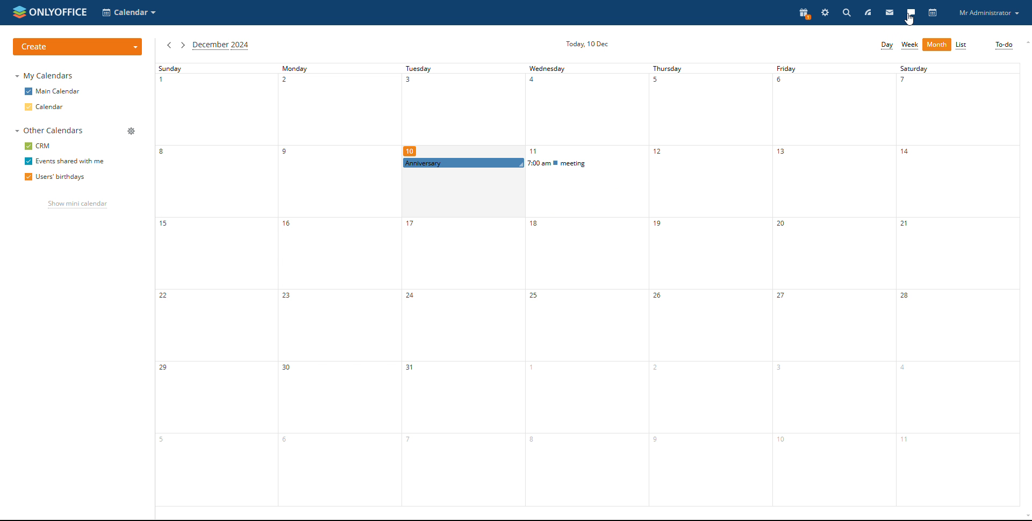 The width and height of the screenshot is (1032, 521). Describe the element at coordinates (463, 339) in the screenshot. I see `tuesday` at that location.